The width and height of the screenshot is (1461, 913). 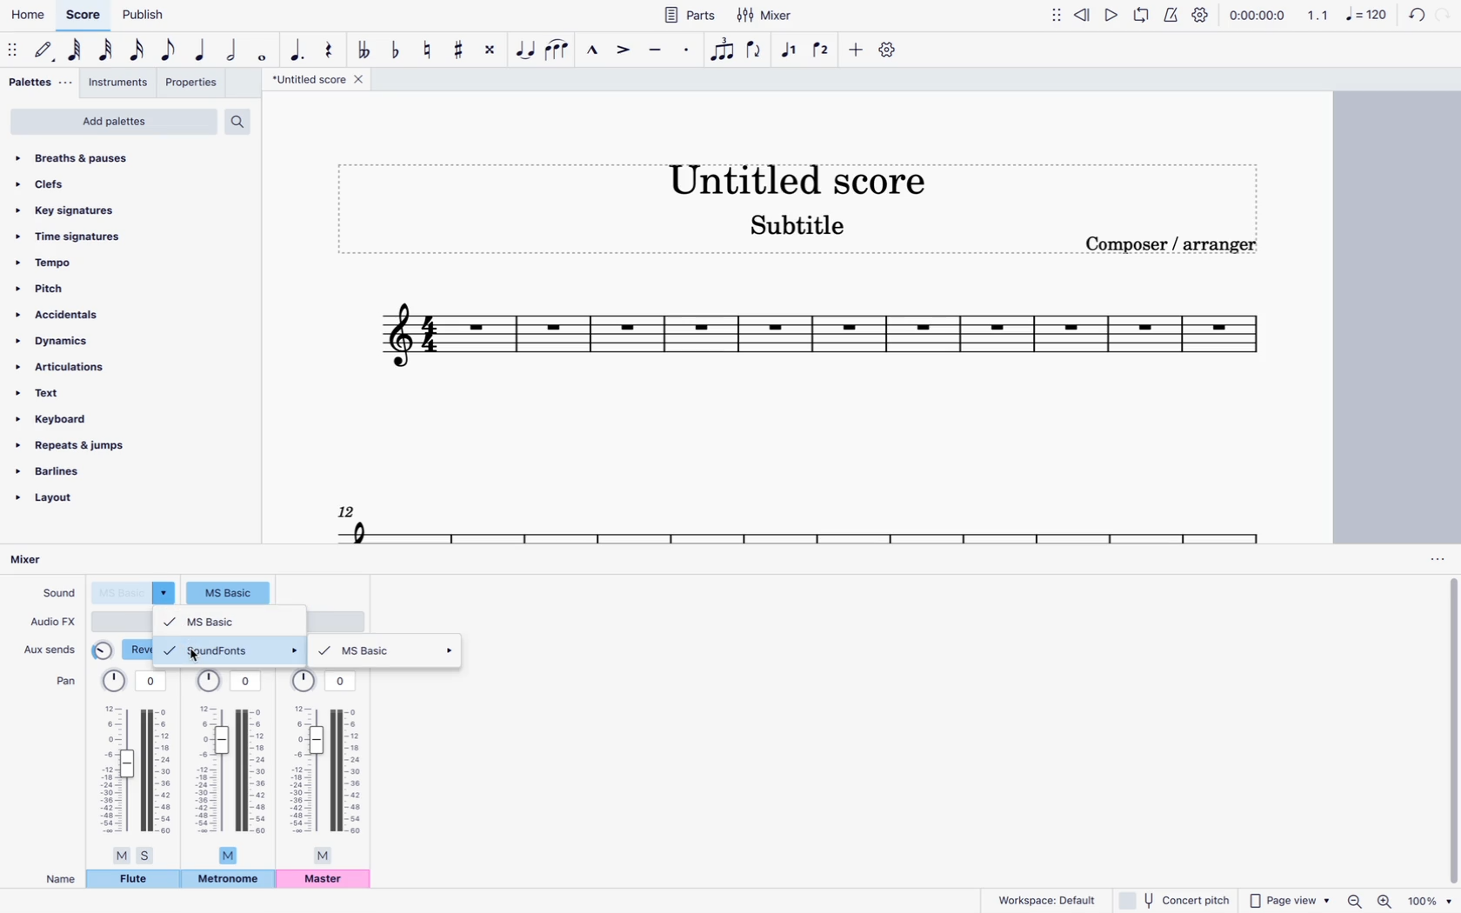 I want to click on tuplet, so click(x=724, y=54).